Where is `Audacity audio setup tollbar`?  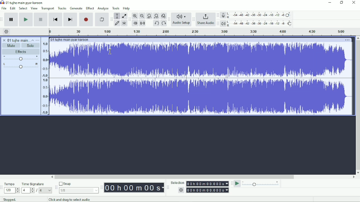 Audacity audio setup tollbar is located at coordinates (168, 19).